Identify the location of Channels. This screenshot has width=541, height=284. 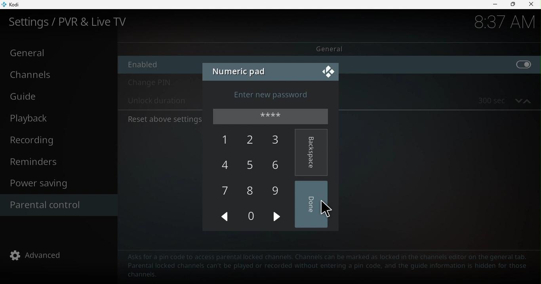
(56, 74).